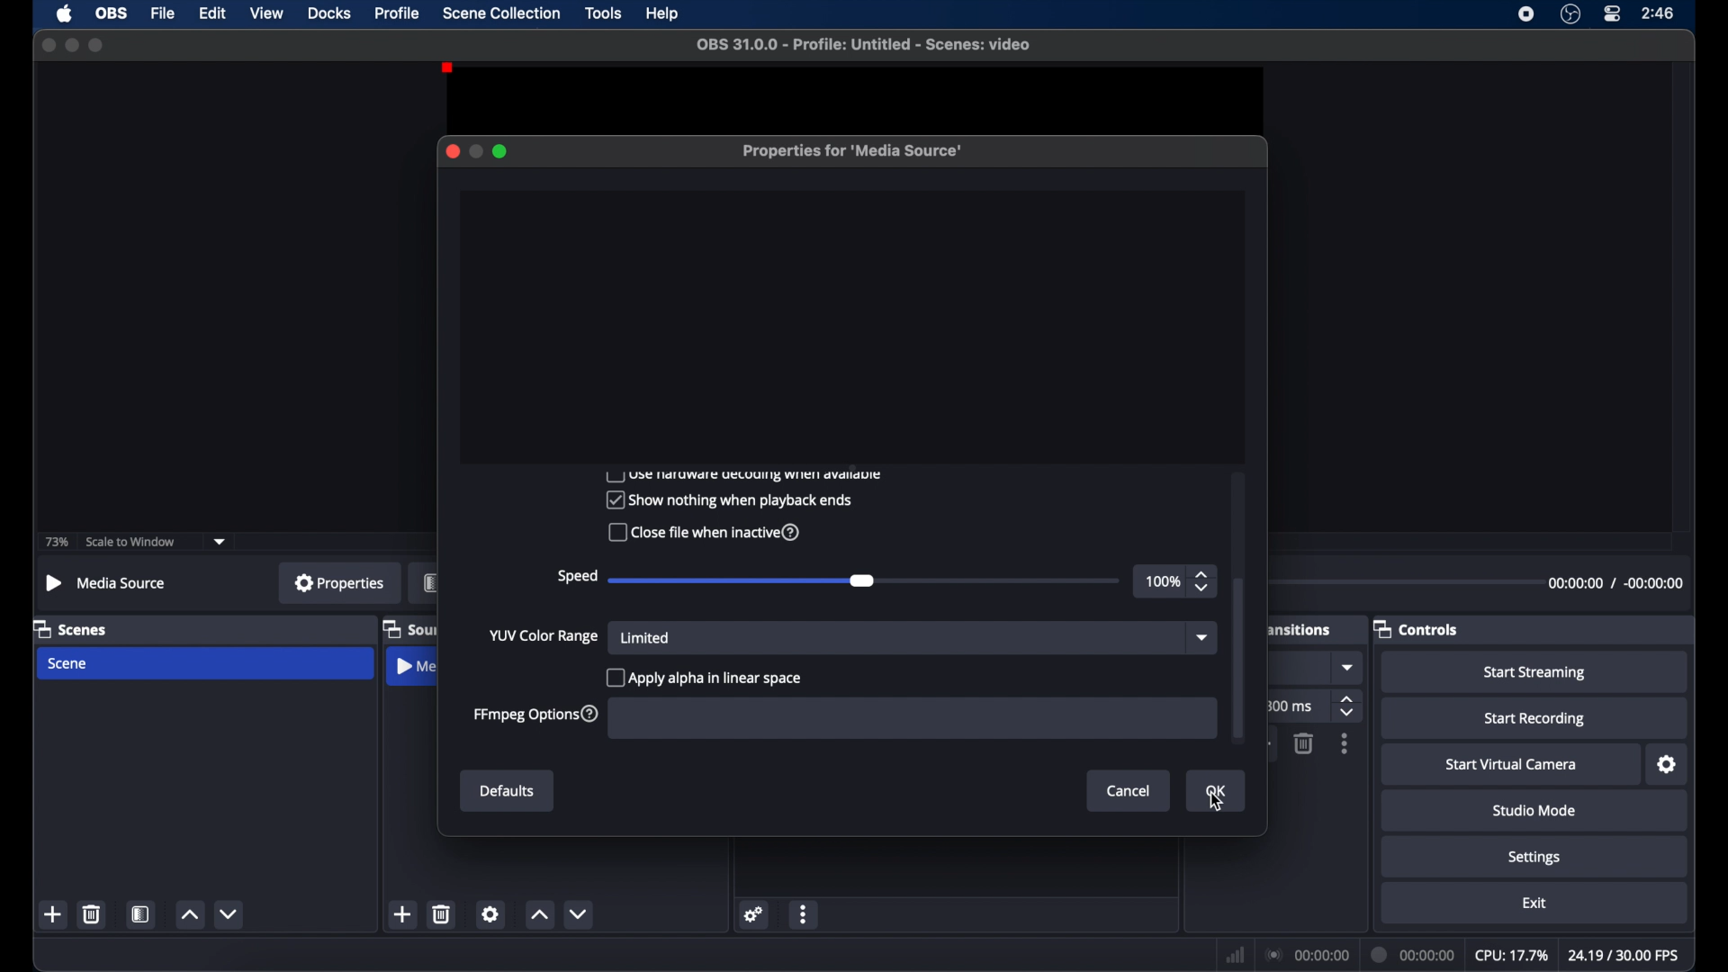 This screenshot has height=972, width=1728. Describe the element at coordinates (1534, 810) in the screenshot. I see `studio mode` at that location.